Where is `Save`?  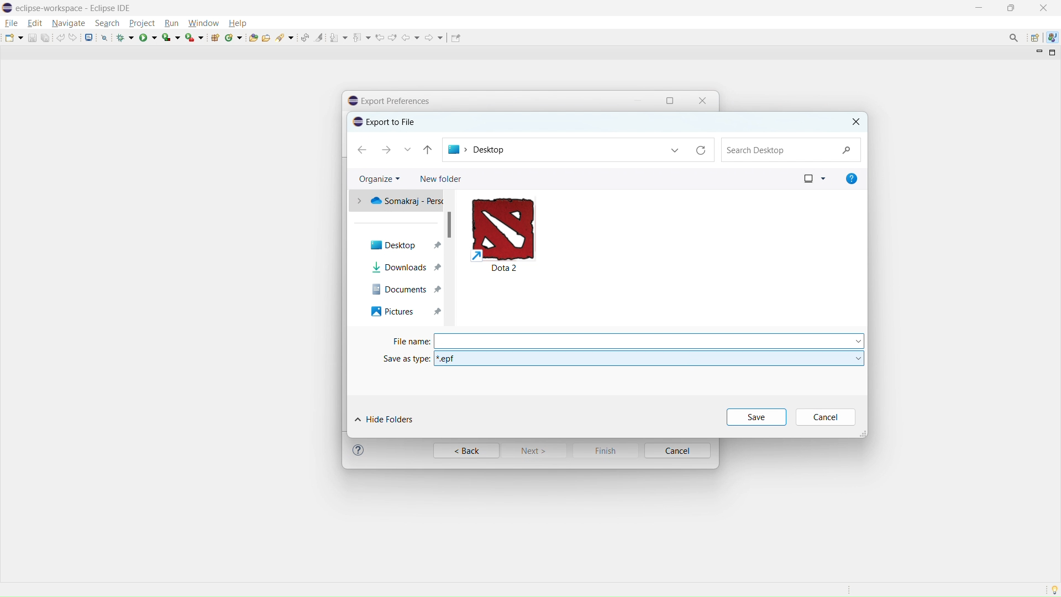 Save is located at coordinates (755, 416).